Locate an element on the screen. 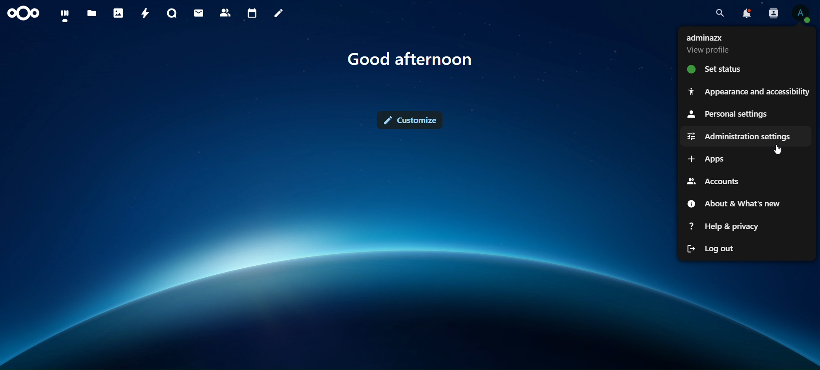 Image resolution: width=820 pixels, height=370 pixels. notes is located at coordinates (278, 13).